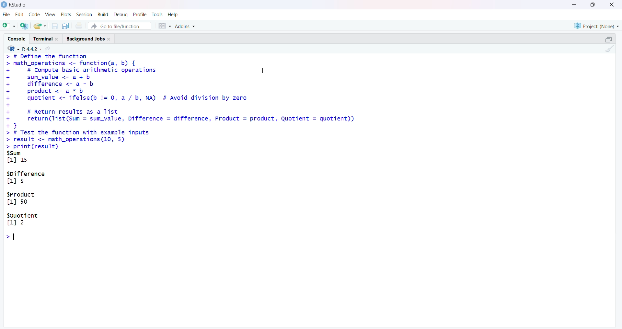  I want to click on Addins, so click(186, 27).